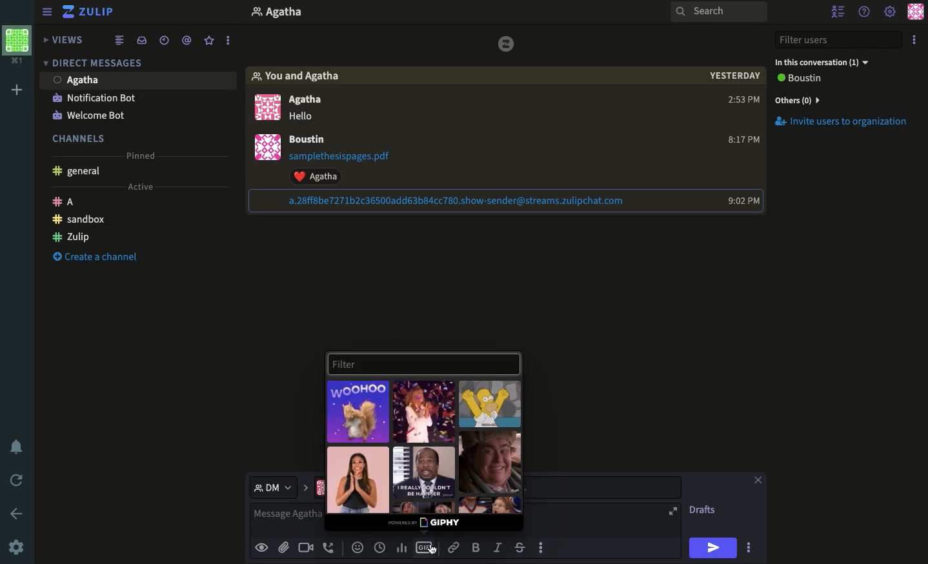 The width and height of the screenshot is (928, 564). Describe the element at coordinates (836, 12) in the screenshot. I see `Hide user list` at that location.